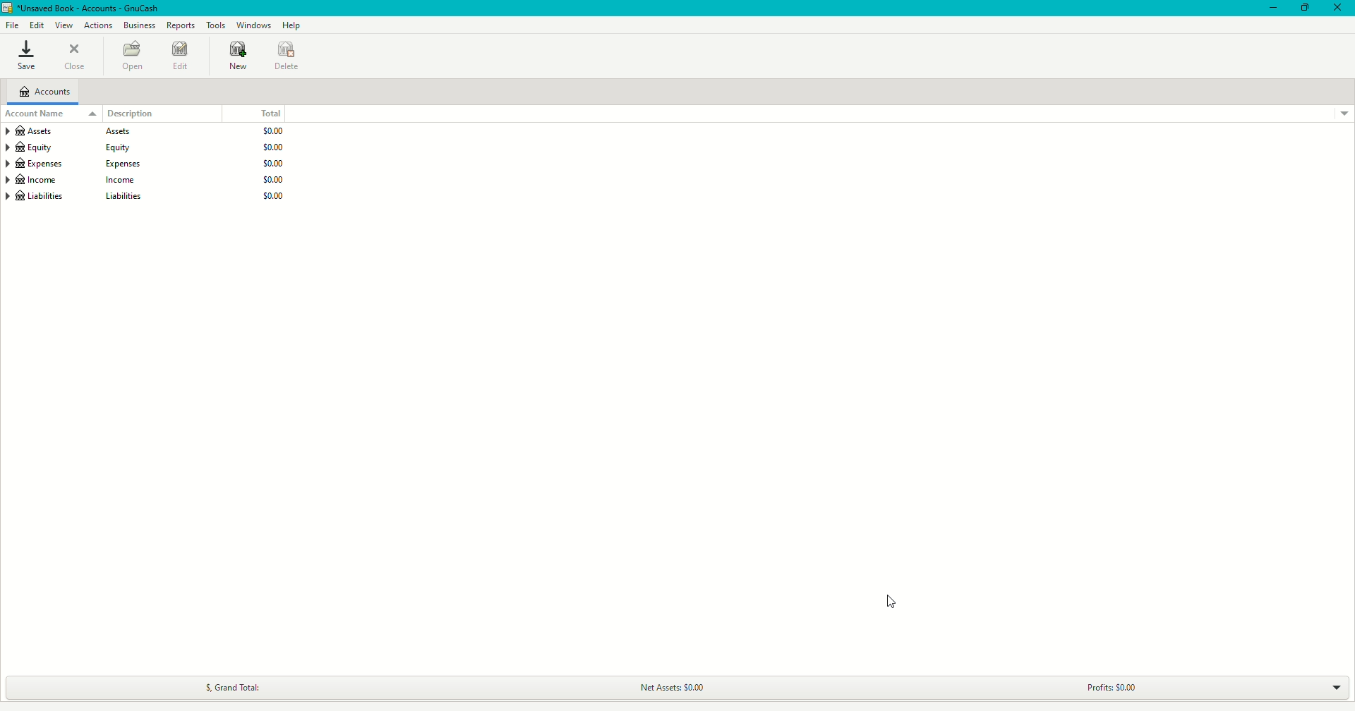 The height and width of the screenshot is (711, 1355). What do you see at coordinates (46, 92) in the screenshot?
I see `Accounts` at bounding box center [46, 92].